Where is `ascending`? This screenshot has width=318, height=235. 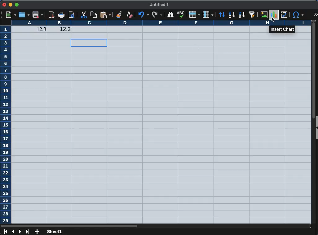 ascending is located at coordinates (232, 15).